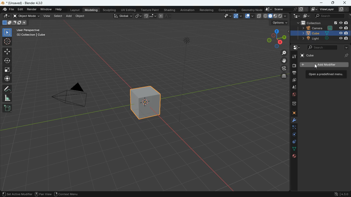 The width and height of the screenshot is (351, 197). I want to click on , so click(330, 28).